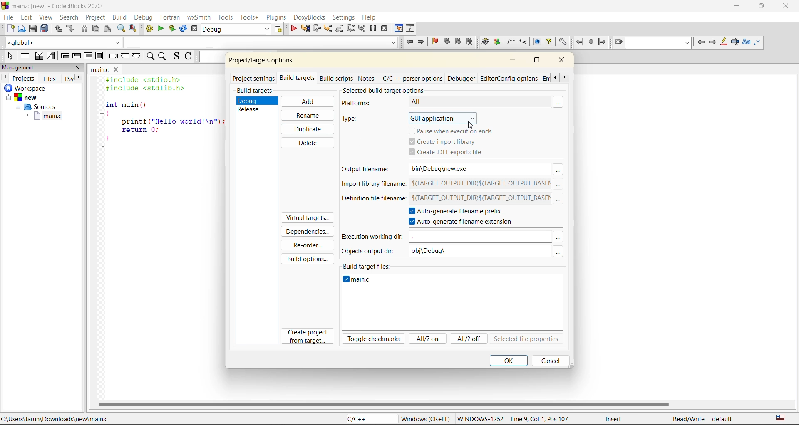 The image size is (799, 425). I want to click on build targets, so click(298, 79).